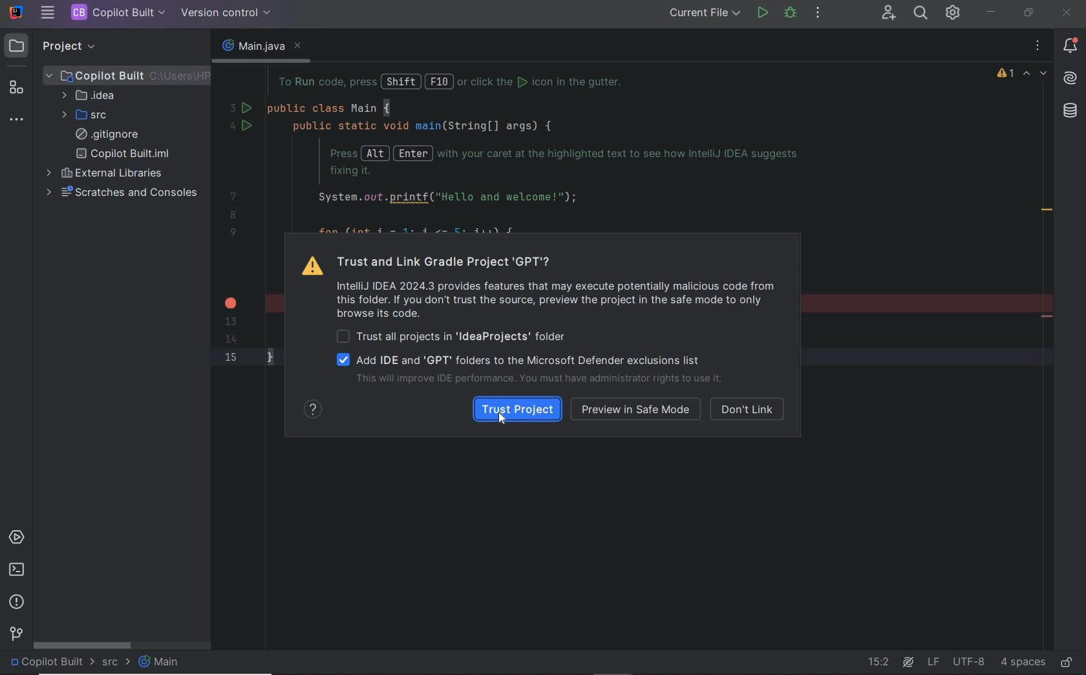  I want to click on IDEA, so click(87, 95).